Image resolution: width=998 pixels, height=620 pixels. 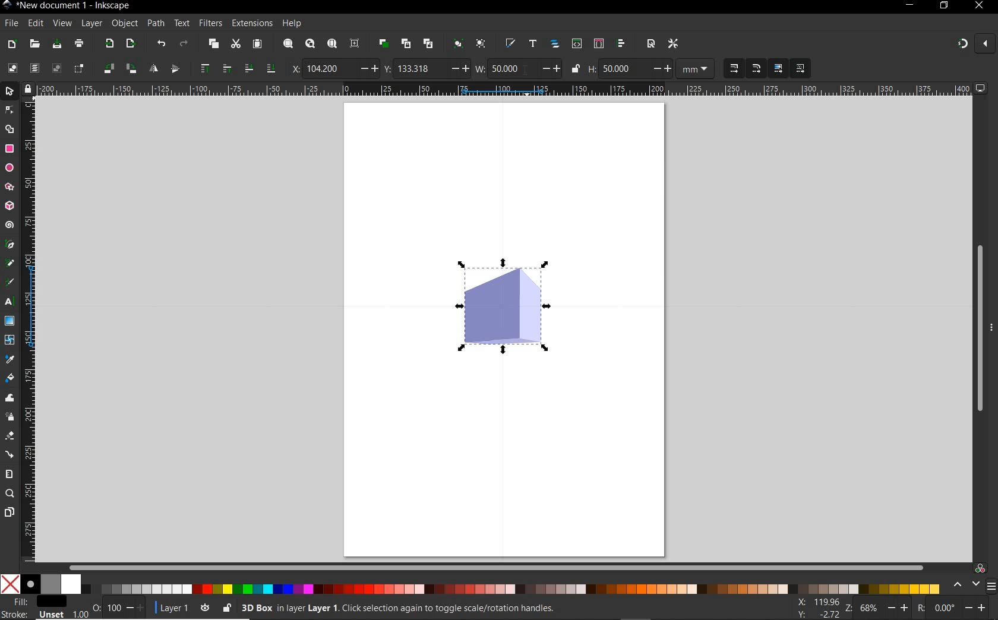 What do you see at coordinates (991, 586) in the screenshot?
I see `menu` at bounding box center [991, 586].